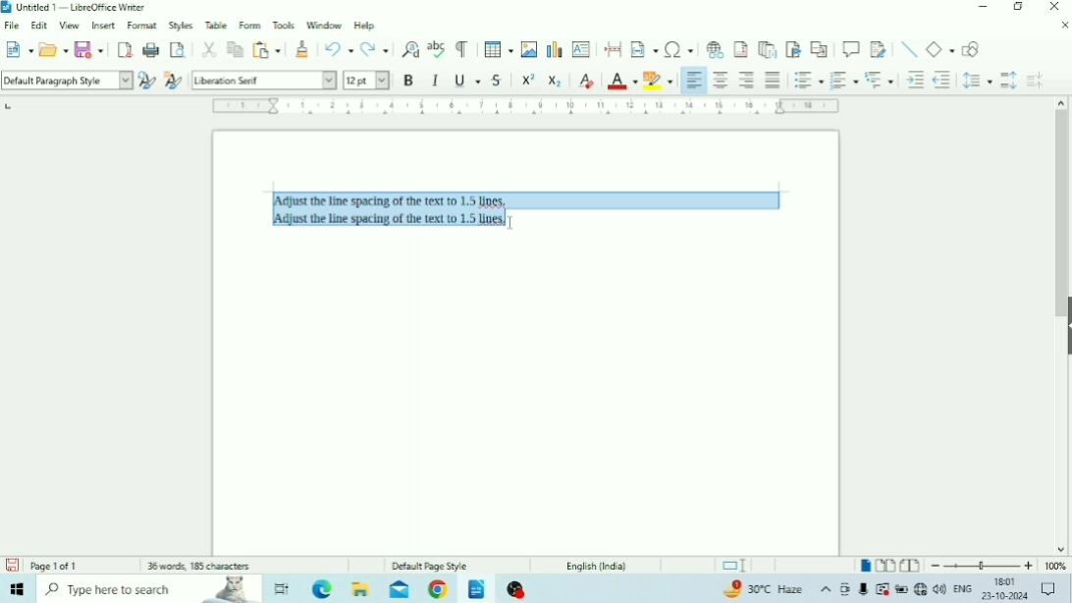  What do you see at coordinates (7, 8) in the screenshot?
I see `Logo` at bounding box center [7, 8].